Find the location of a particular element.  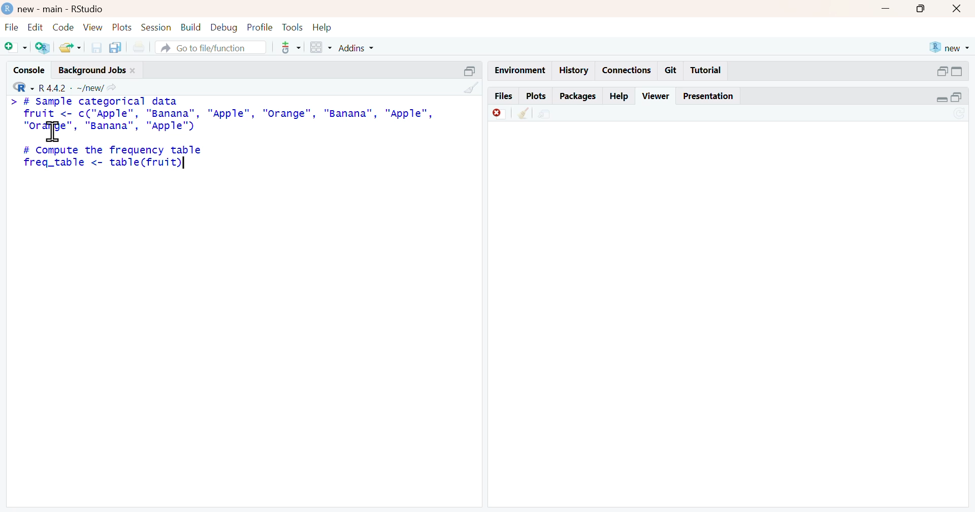

remove current viewer is located at coordinates (497, 114).